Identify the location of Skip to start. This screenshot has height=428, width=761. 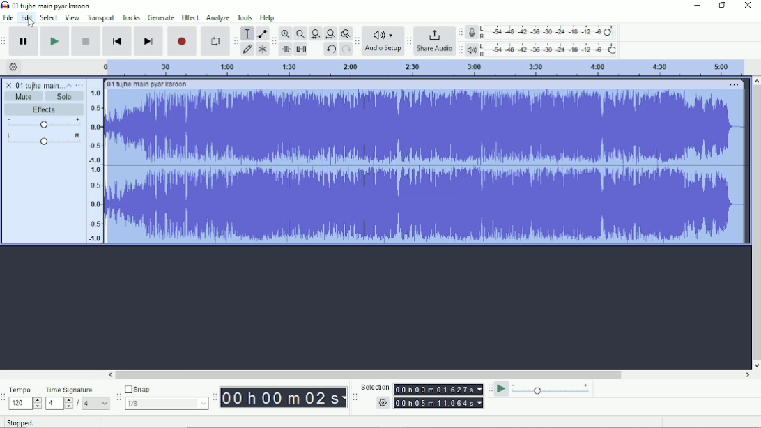
(118, 41).